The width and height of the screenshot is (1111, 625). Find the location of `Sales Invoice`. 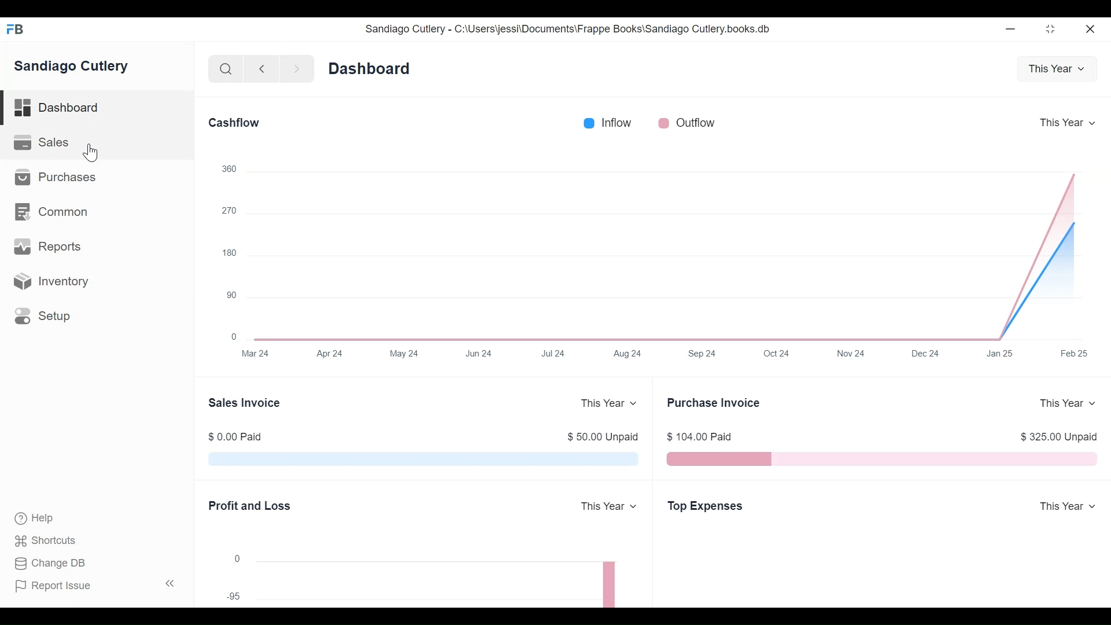

Sales Invoice is located at coordinates (245, 403).